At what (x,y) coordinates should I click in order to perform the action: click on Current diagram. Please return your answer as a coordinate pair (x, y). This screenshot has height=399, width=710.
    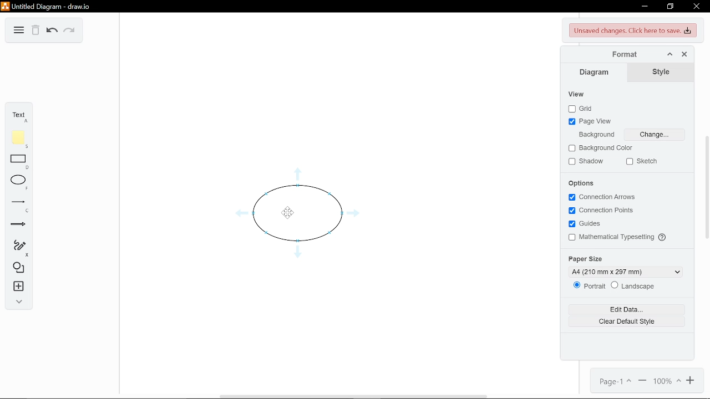
    Looking at the image, I should click on (298, 217).